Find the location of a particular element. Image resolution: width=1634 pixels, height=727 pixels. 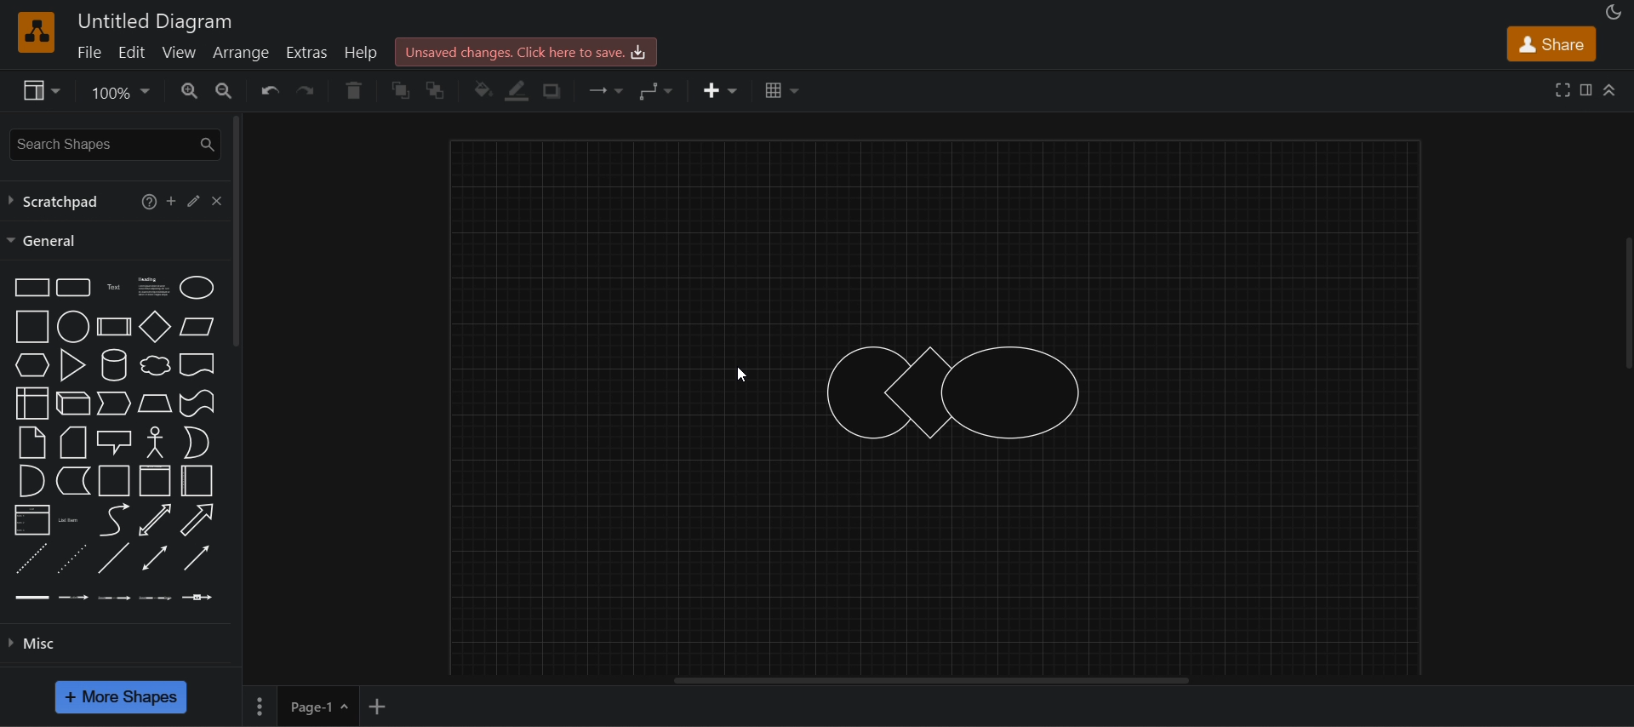

view is located at coordinates (39, 90).